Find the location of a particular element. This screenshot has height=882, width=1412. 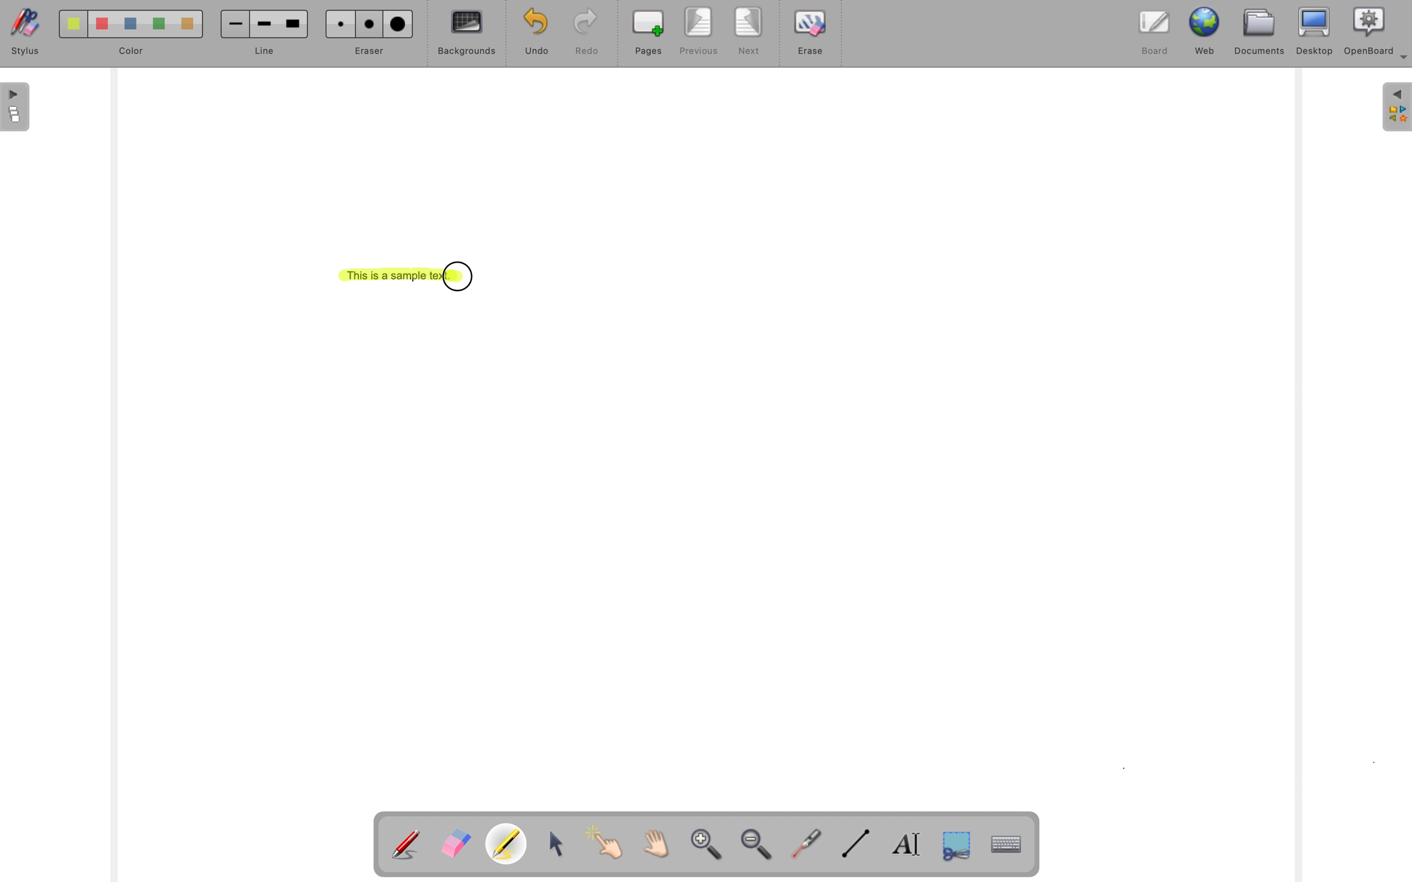

write text is located at coordinates (907, 843).